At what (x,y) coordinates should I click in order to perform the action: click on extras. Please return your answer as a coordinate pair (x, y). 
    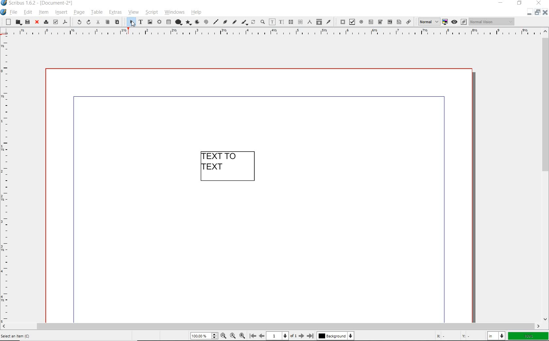
    Looking at the image, I should click on (115, 12).